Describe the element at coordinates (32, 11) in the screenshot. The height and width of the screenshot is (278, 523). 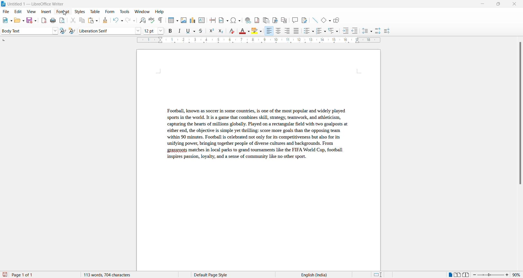
I see `view` at that location.